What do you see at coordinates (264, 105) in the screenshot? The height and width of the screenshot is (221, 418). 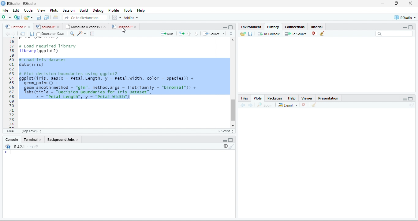 I see `Zoom` at bounding box center [264, 105].